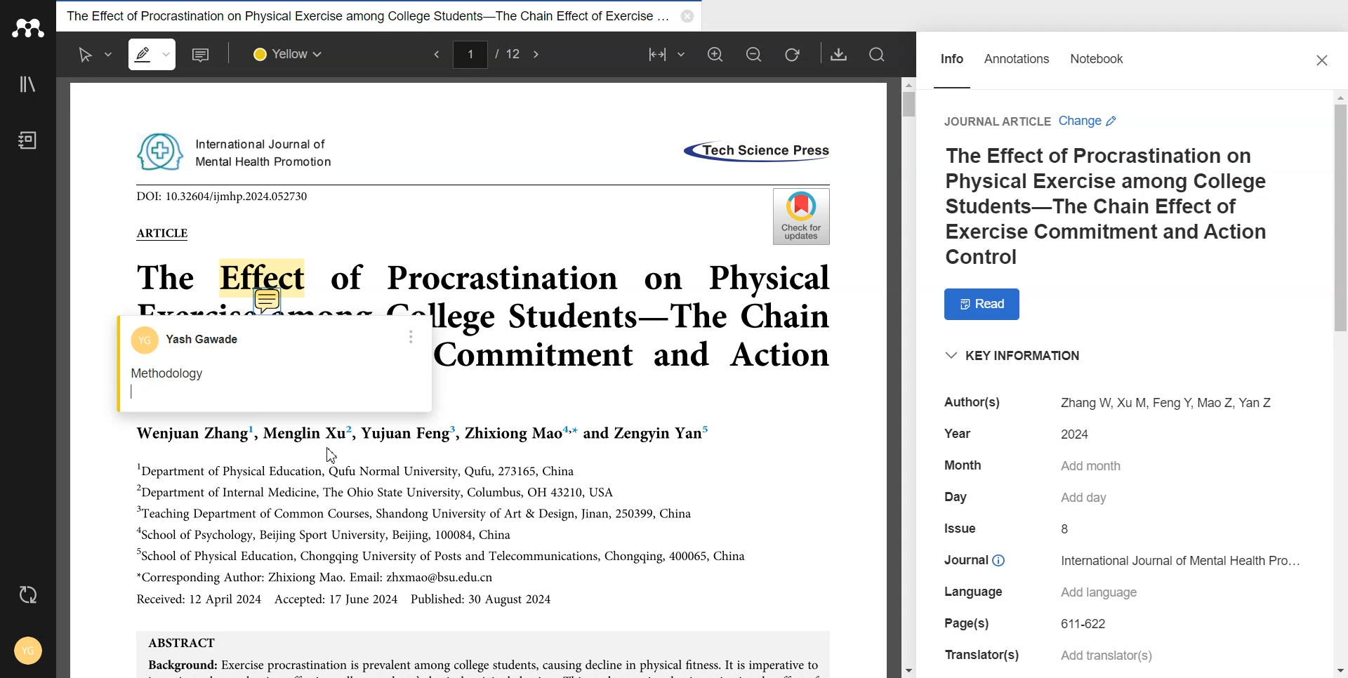  Describe the element at coordinates (223, 196) in the screenshot. I see `DOI: 10.32604/ijmhp.2024.052730` at that location.